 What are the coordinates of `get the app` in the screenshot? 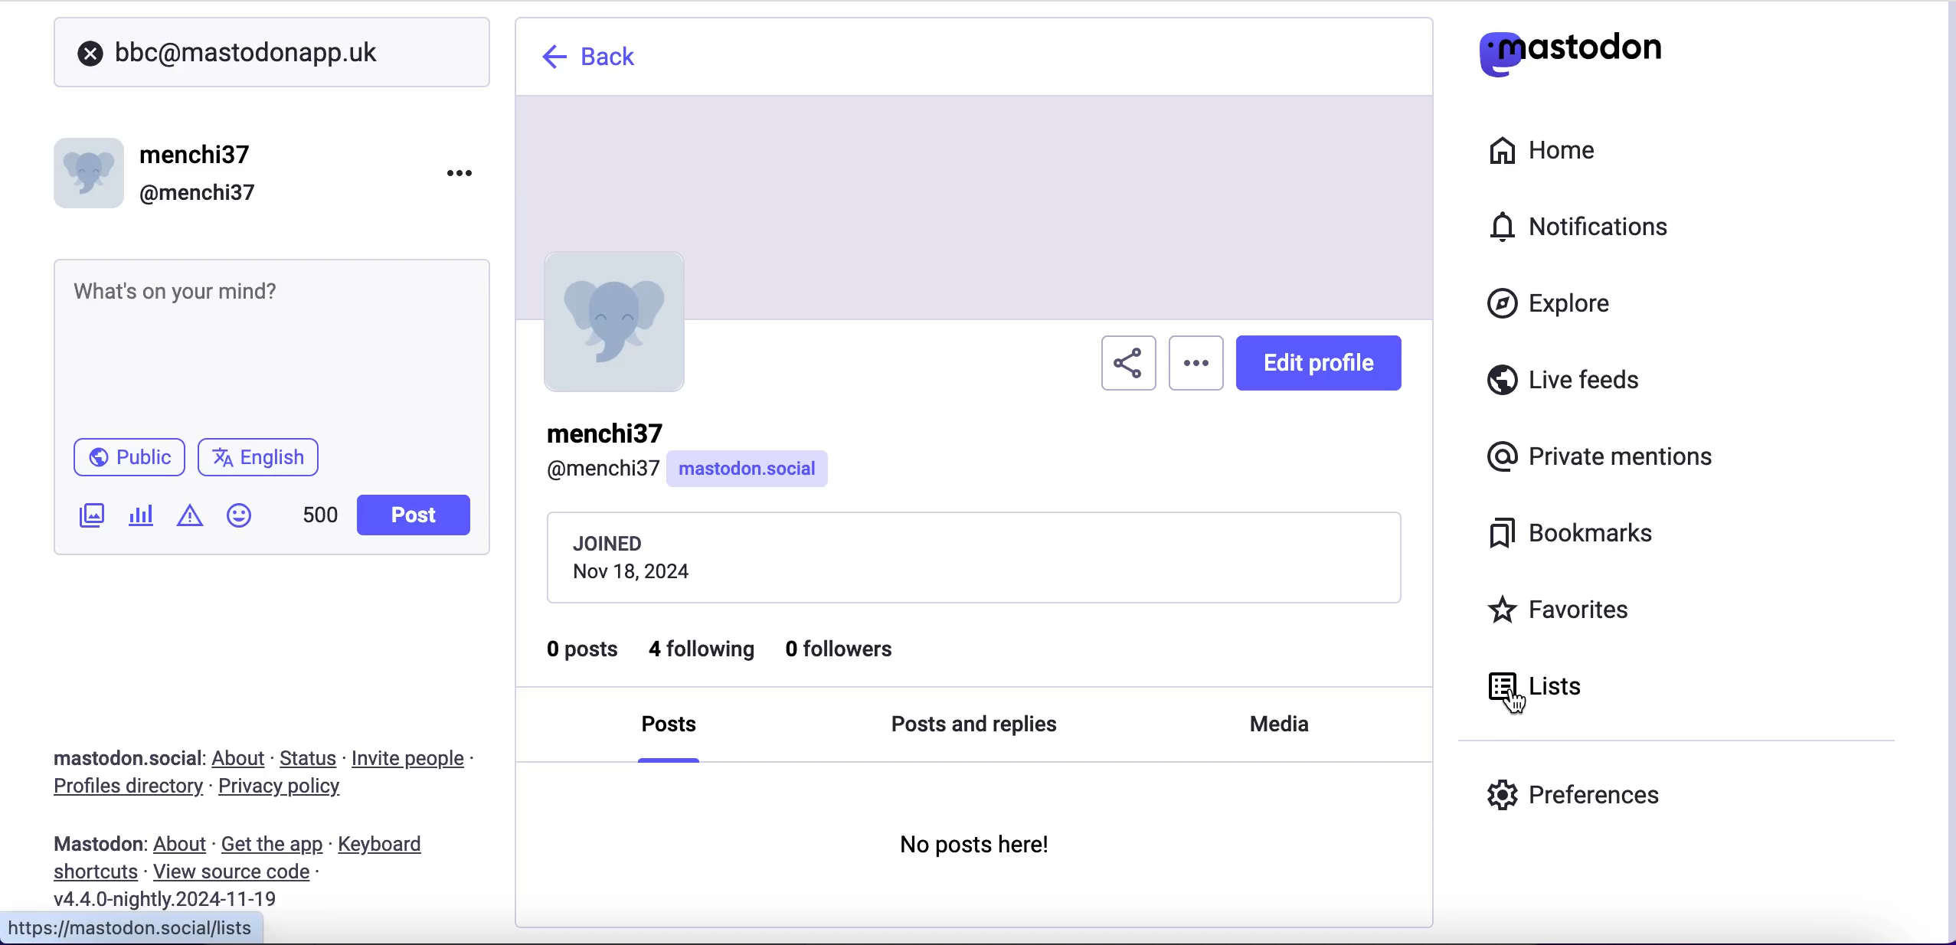 It's located at (270, 844).